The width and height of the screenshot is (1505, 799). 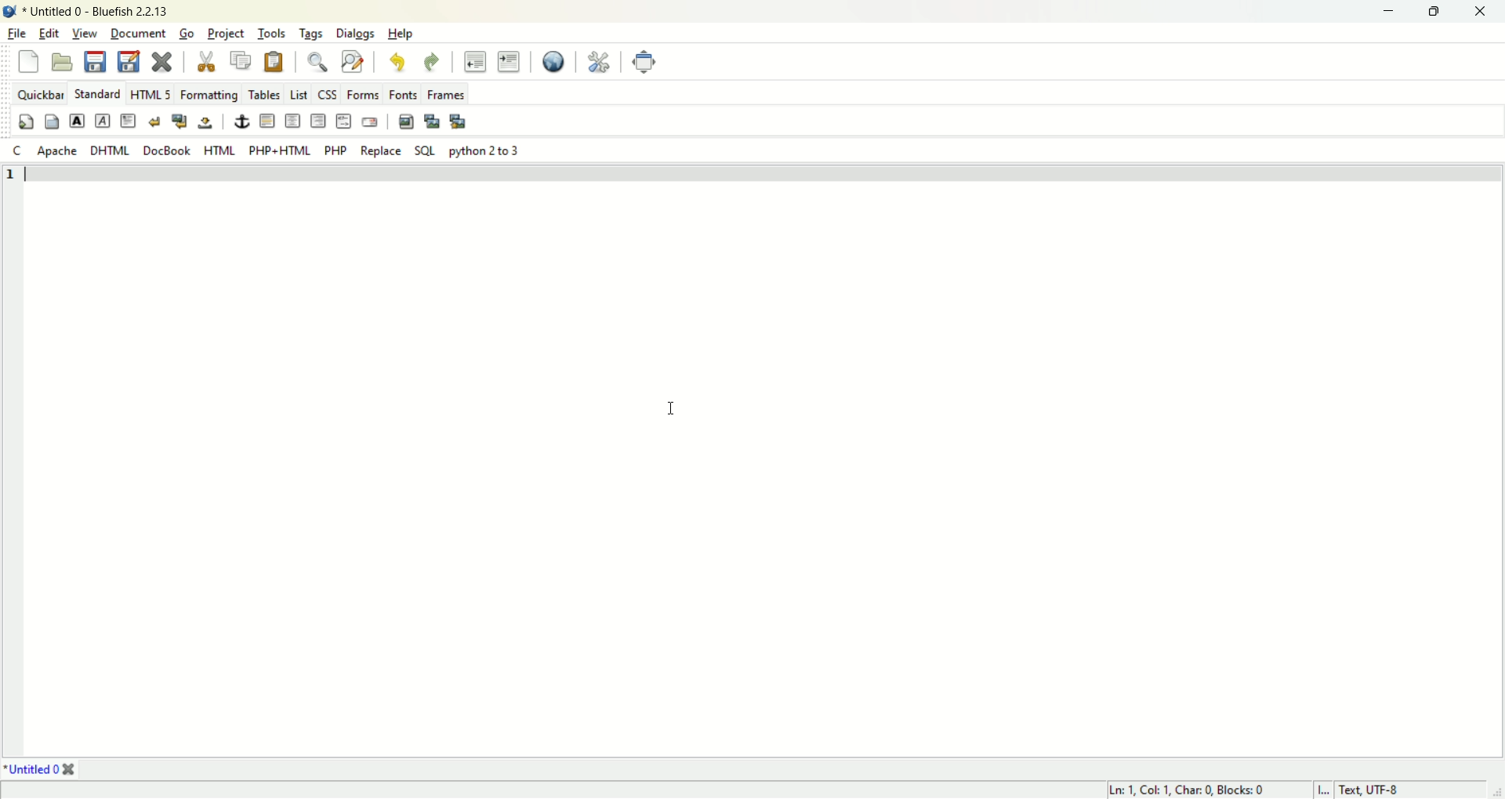 I want to click on indent, so click(x=510, y=62).